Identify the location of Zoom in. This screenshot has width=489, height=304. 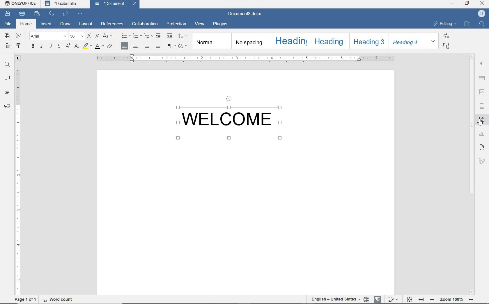
(471, 299).